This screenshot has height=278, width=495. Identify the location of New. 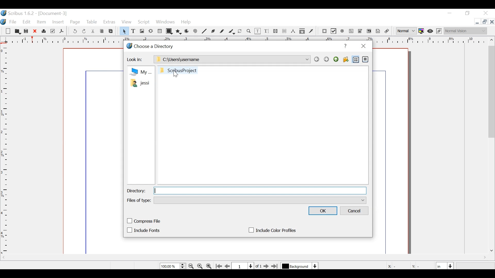
(9, 31).